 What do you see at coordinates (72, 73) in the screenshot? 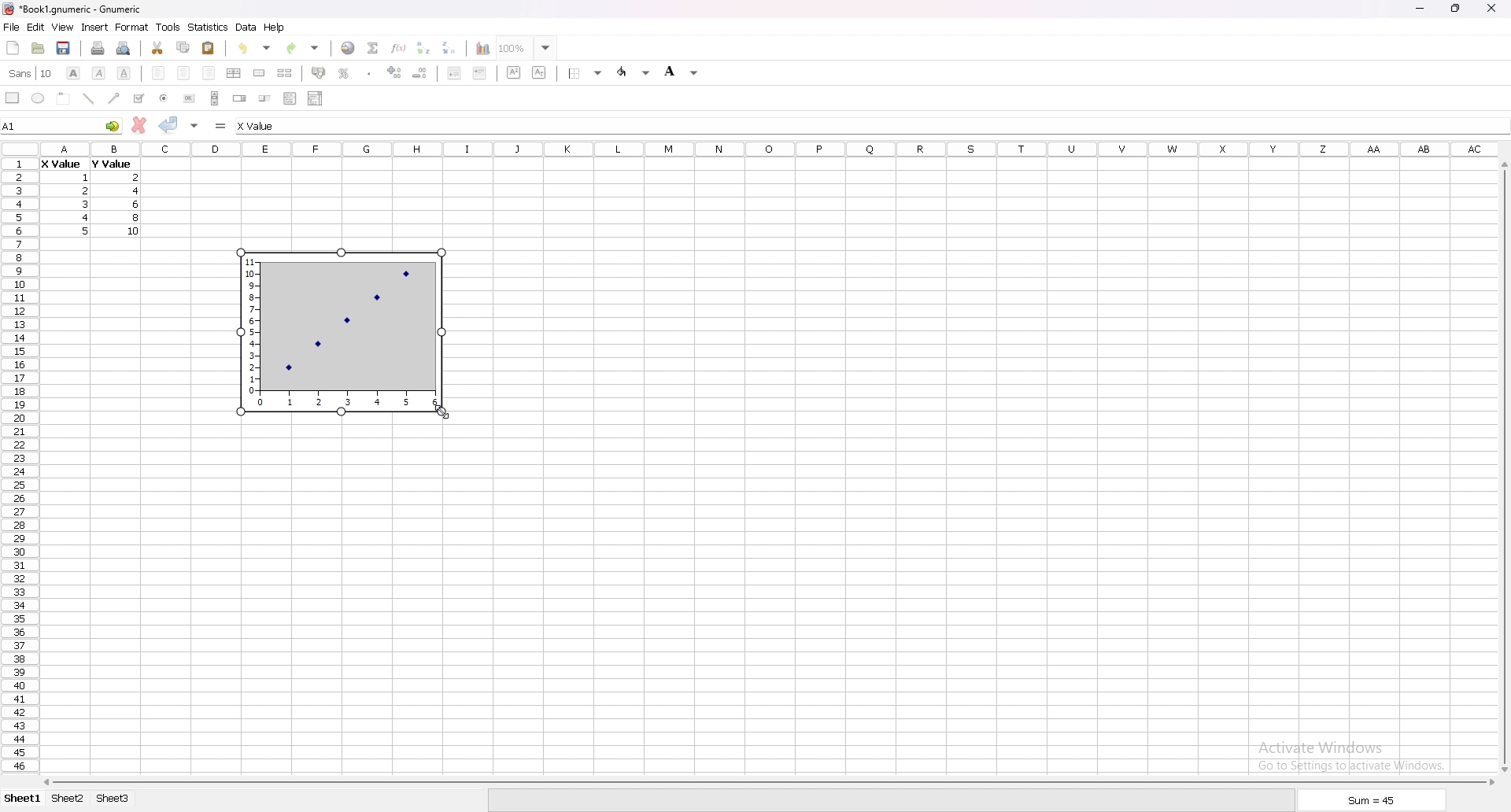
I see `bold` at bounding box center [72, 73].